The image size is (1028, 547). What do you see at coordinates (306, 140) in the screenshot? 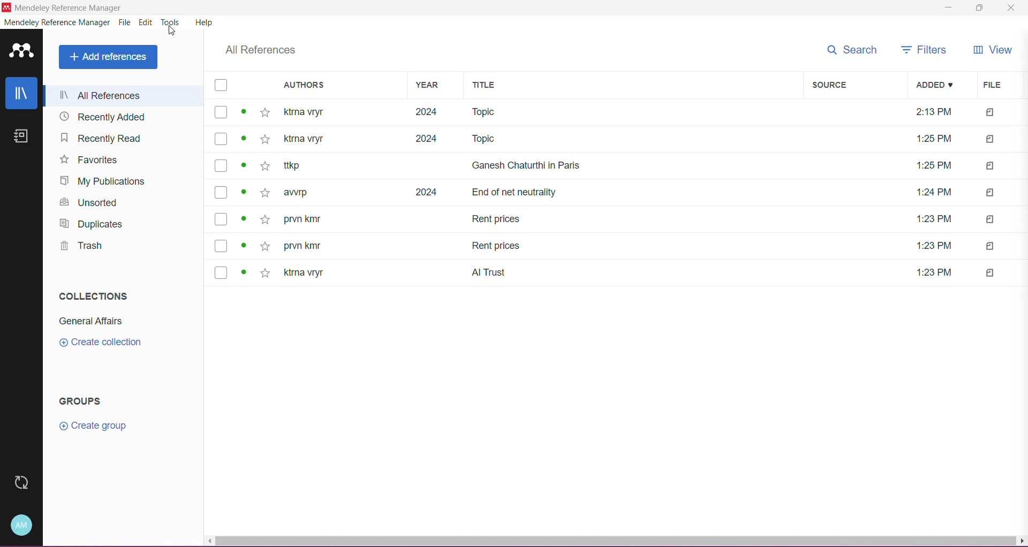
I see `authors` at bounding box center [306, 140].